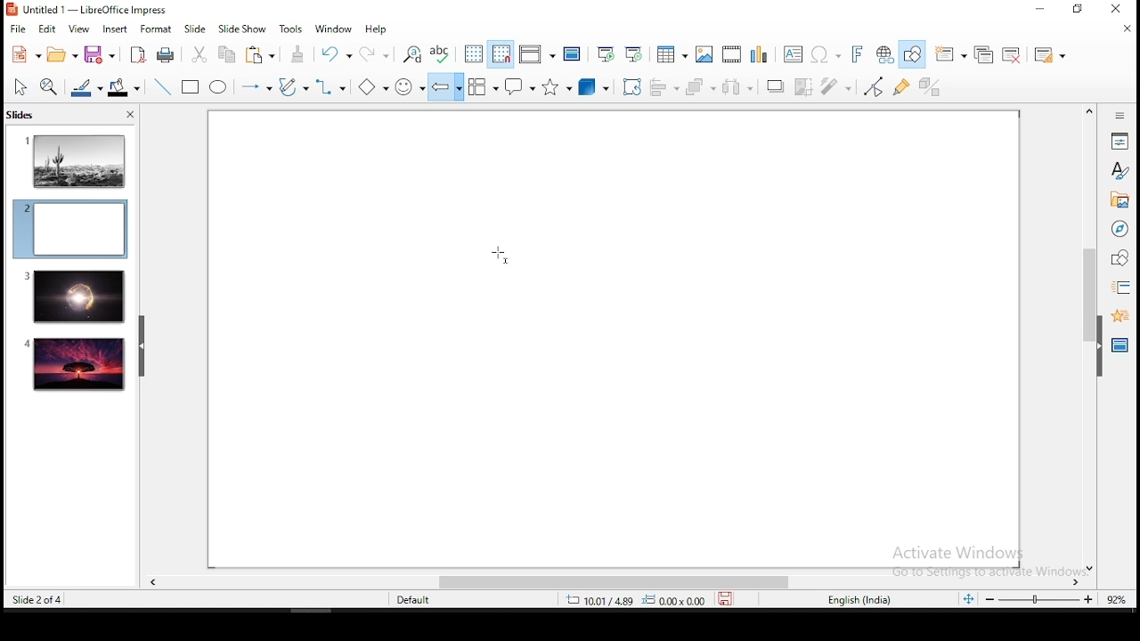  Describe the element at coordinates (968, 600) in the screenshot. I see `fit to screen` at that location.